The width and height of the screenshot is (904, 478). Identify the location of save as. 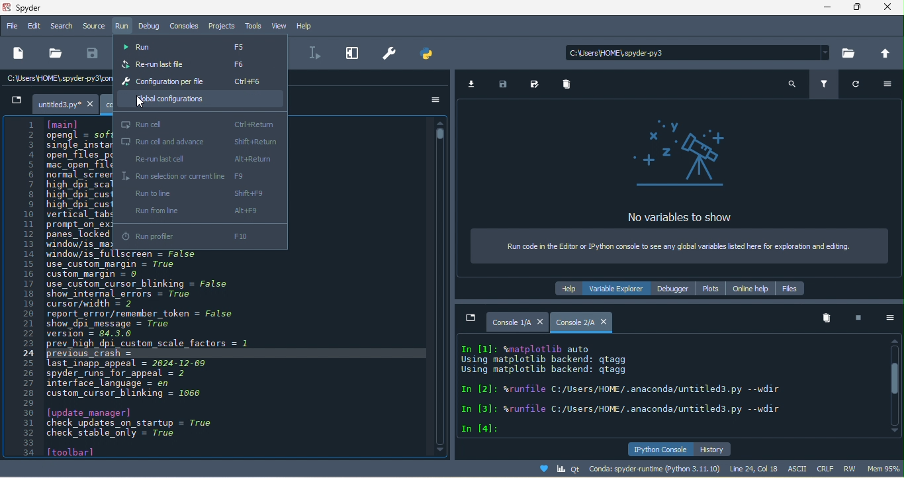
(535, 83).